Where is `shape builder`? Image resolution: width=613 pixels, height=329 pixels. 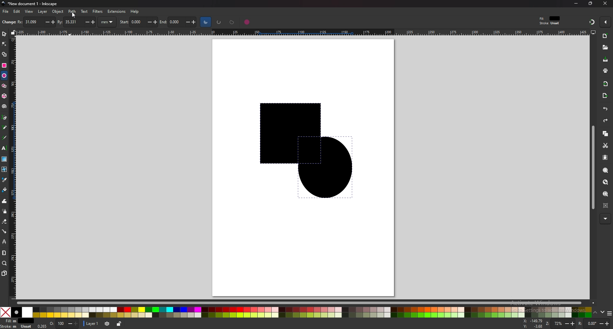 shape builder is located at coordinates (4, 55).